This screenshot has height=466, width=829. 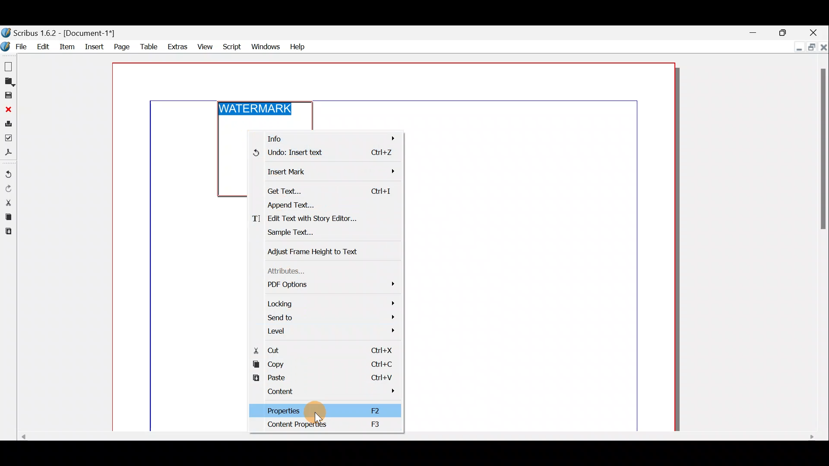 What do you see at coordinates (320, 232) in the screenshot?
I see `Sample text` at bounding box center [320, 232].